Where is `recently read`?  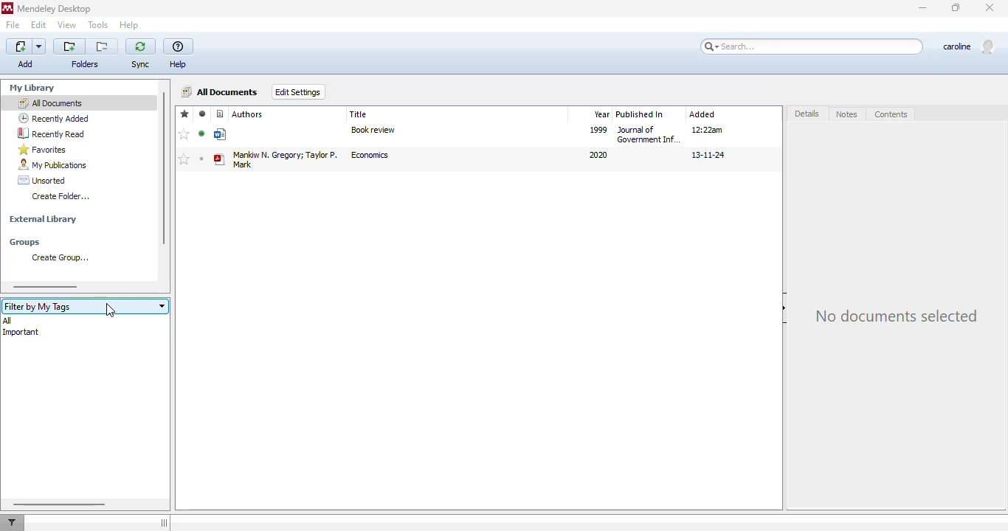
recently read is located at coordinates (53, 133).